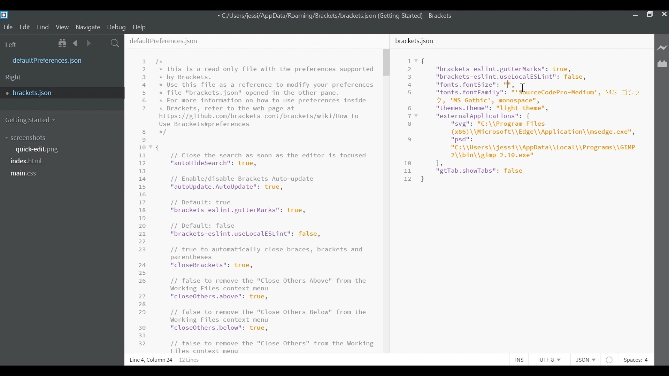  What do you see at coordinates (635, 360) in the screenshot?
I see `Spaces` at bounding box center [635, 360].